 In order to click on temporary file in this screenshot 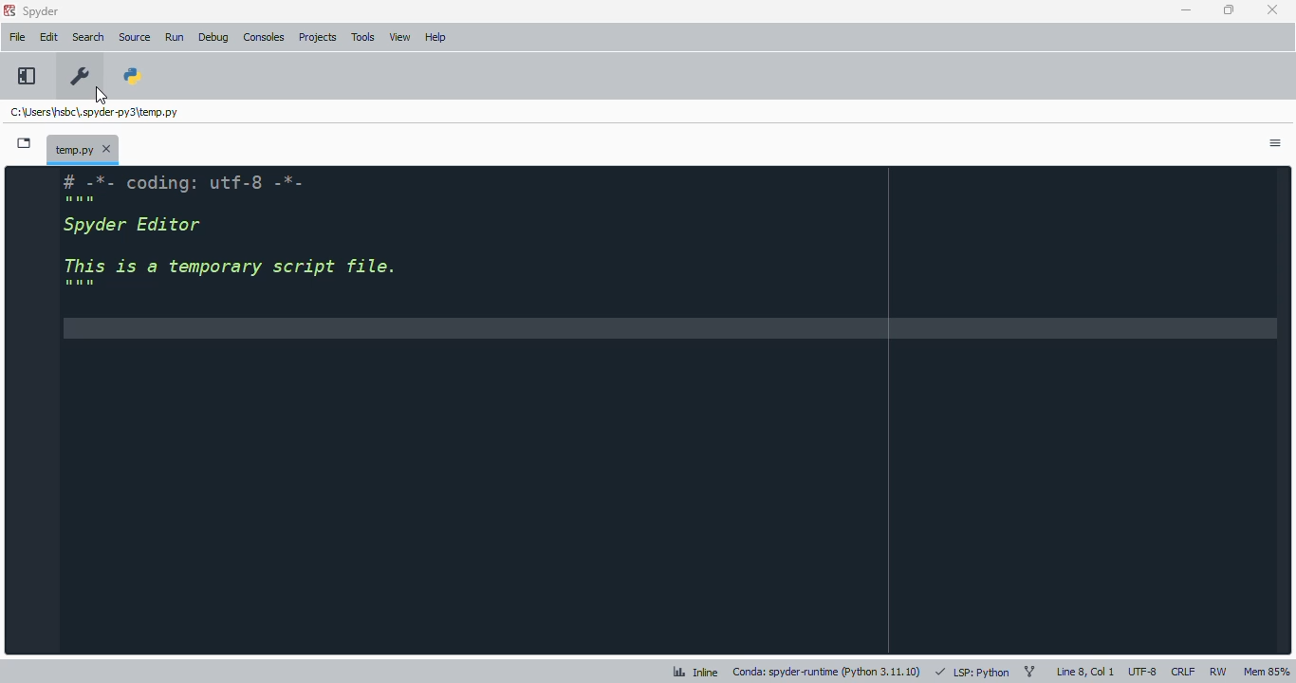, I will do `click(93, 112)`.